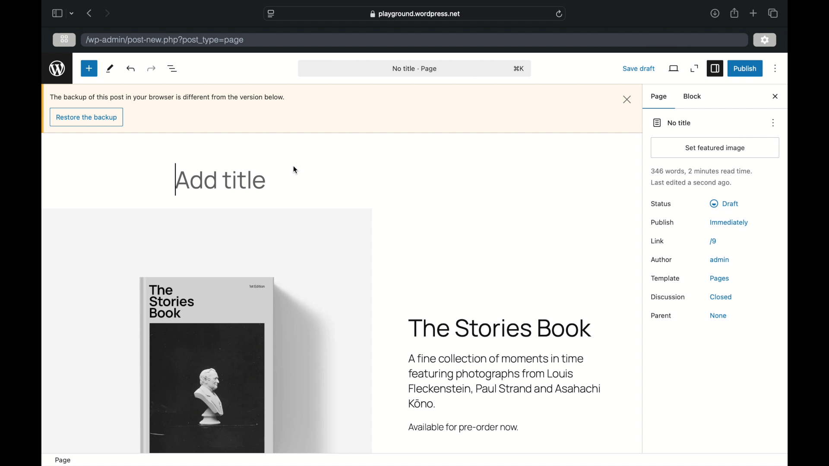 This screenshot has height=466, width=829. Describe the element at coordinates (720, 279) in the screenshot. I see `pages` at that location.